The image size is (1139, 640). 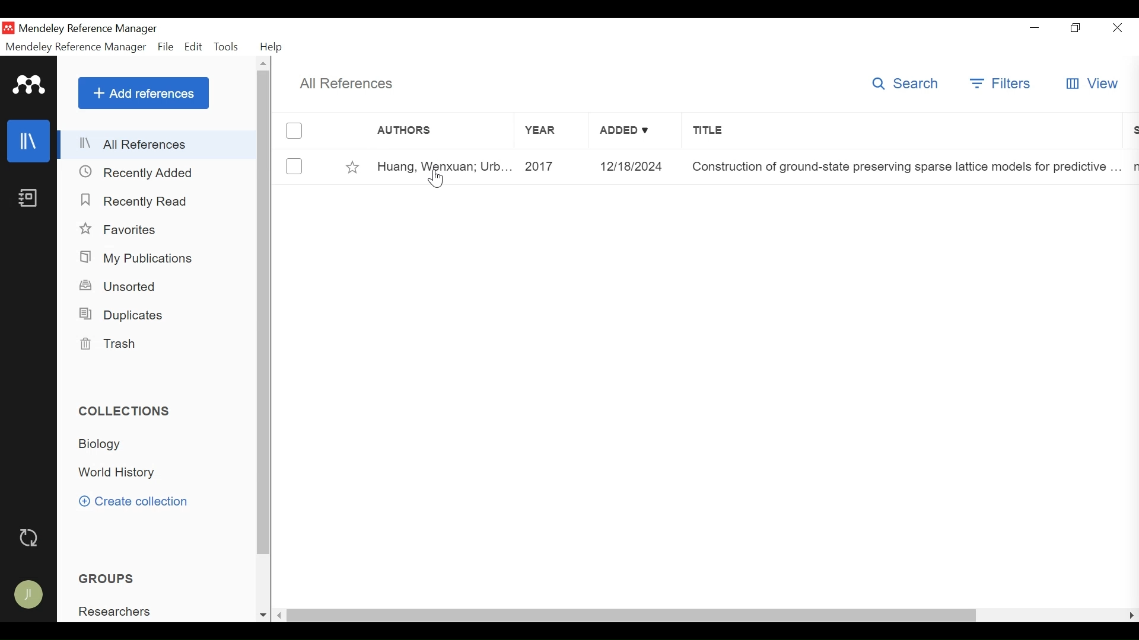 I want to click on minimize, so click(x=1035, y=28).